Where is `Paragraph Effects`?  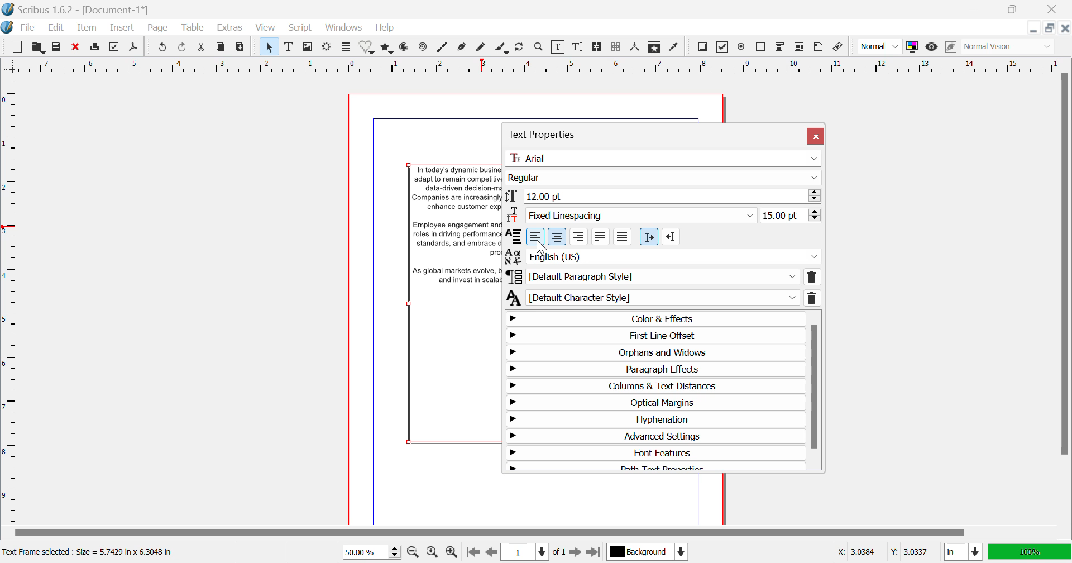 Paragraph Effects is located at coordinates (652, 369).